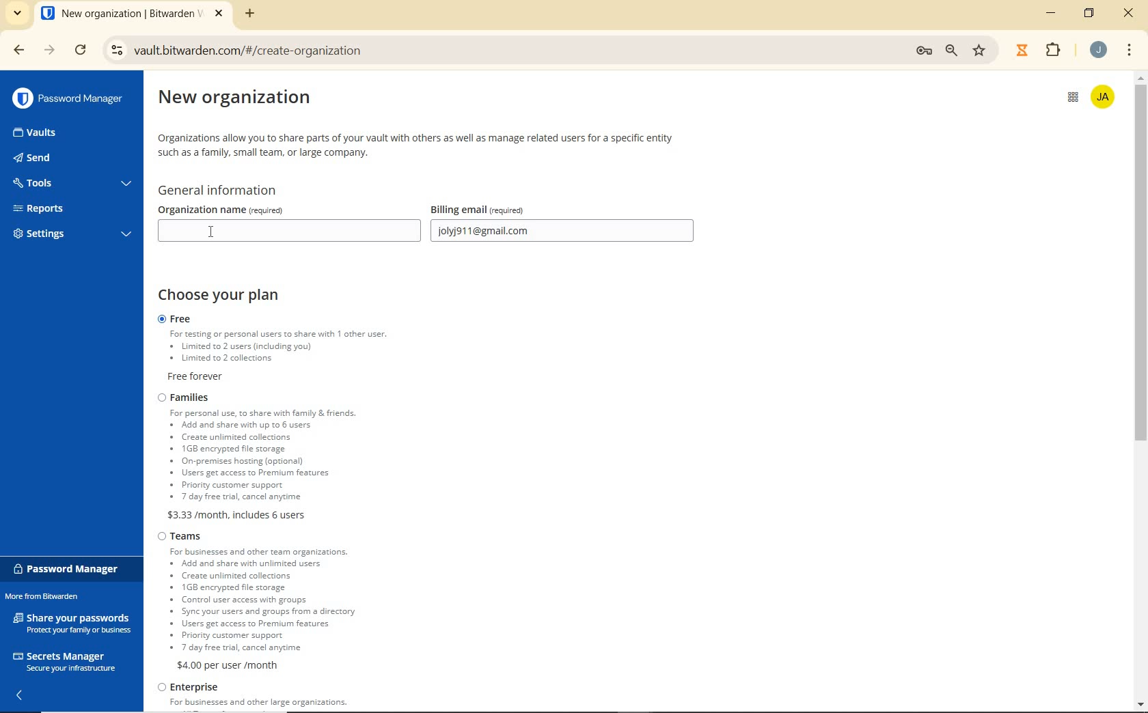 The width and height of the screenshot is (1148, 713). Describe the element at coordinates (418, 143) in the screenshot. I see `more info about organization` at that location.